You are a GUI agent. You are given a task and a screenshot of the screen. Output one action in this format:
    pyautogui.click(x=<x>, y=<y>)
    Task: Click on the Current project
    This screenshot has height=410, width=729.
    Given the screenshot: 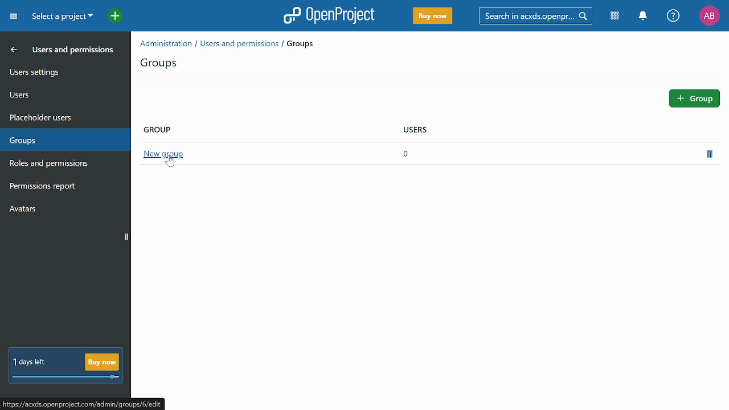 What is the action you would take?
    pyautogui.click(x=61, y=18)
    